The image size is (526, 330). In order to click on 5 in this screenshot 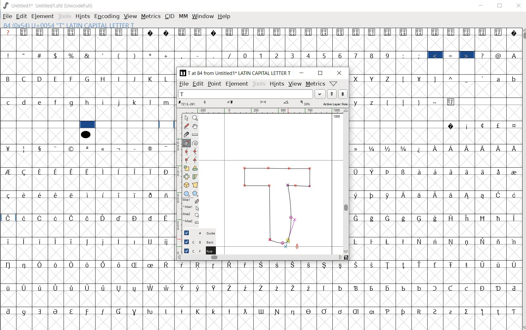, I will do `click(324, 55)`.